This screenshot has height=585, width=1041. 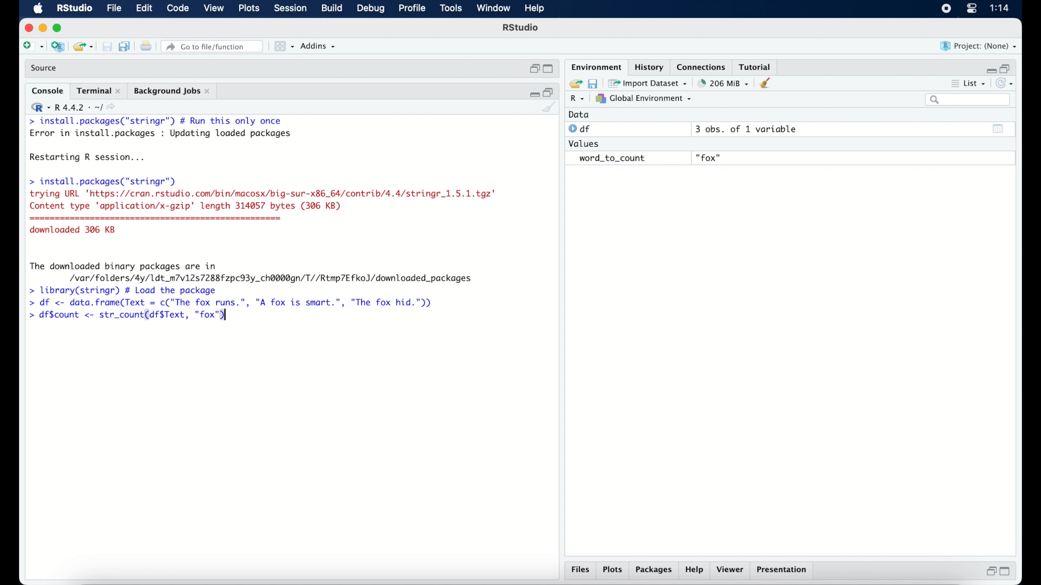 What do you see at coordinates (27, 28) in the screenshot?
I see `close` at bounding box center [27, 28].